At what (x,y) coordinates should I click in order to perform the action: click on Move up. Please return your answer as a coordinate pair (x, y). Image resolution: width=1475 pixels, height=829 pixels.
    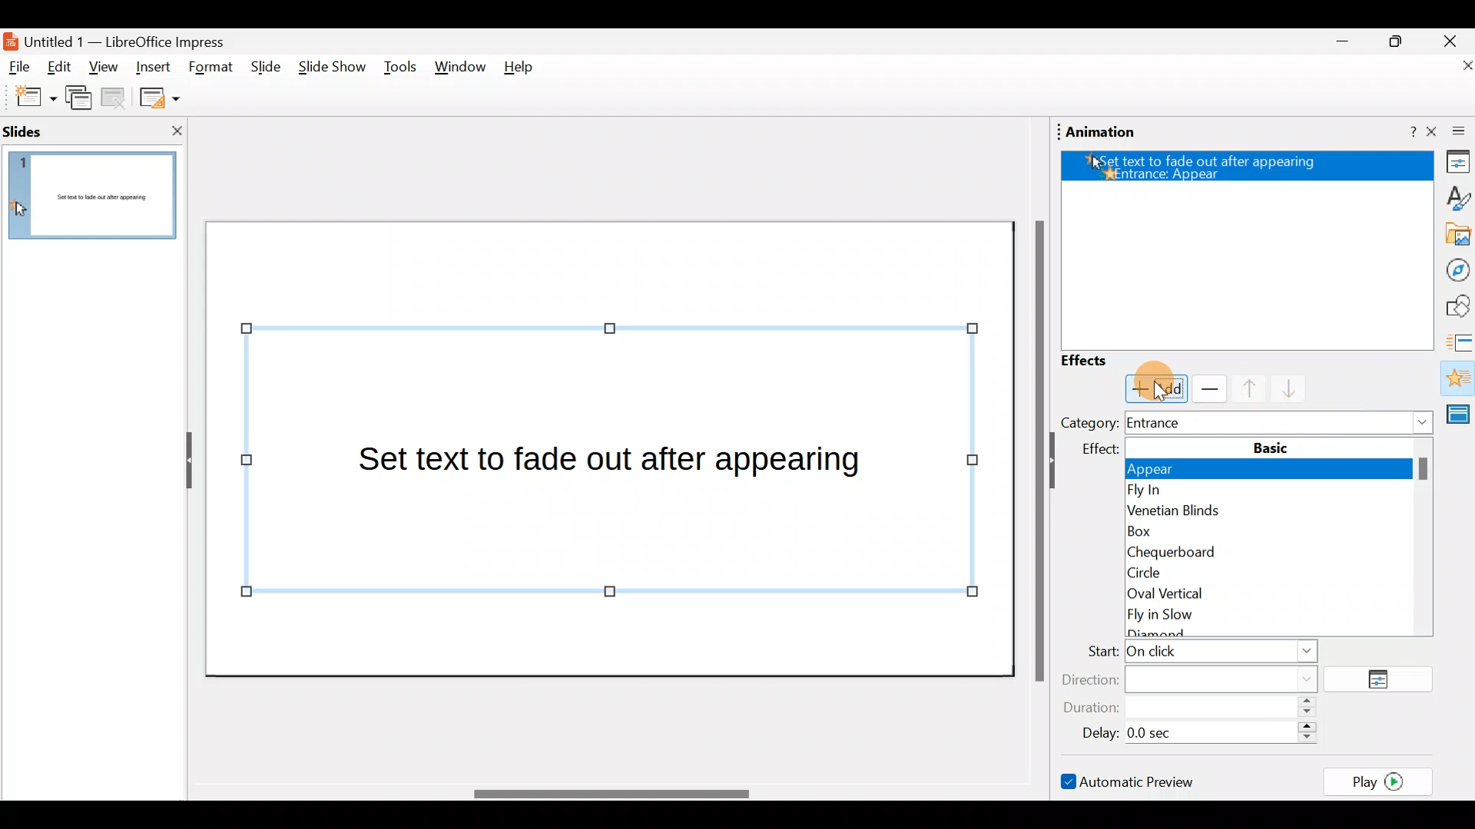
    Looking at the image, I should click on (1240, 388).